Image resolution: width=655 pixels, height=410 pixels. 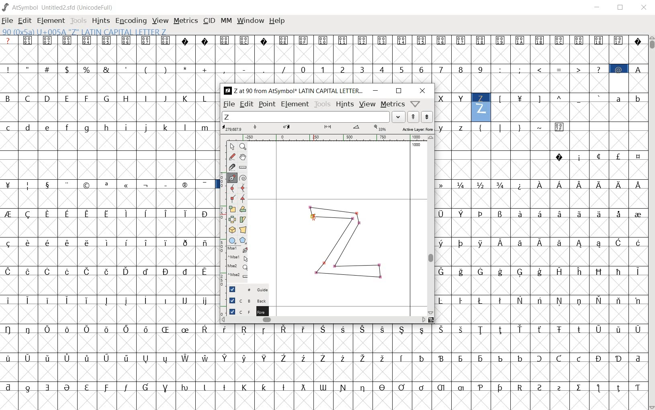 I want to click on glyph characters, so click(x=108, y=222).